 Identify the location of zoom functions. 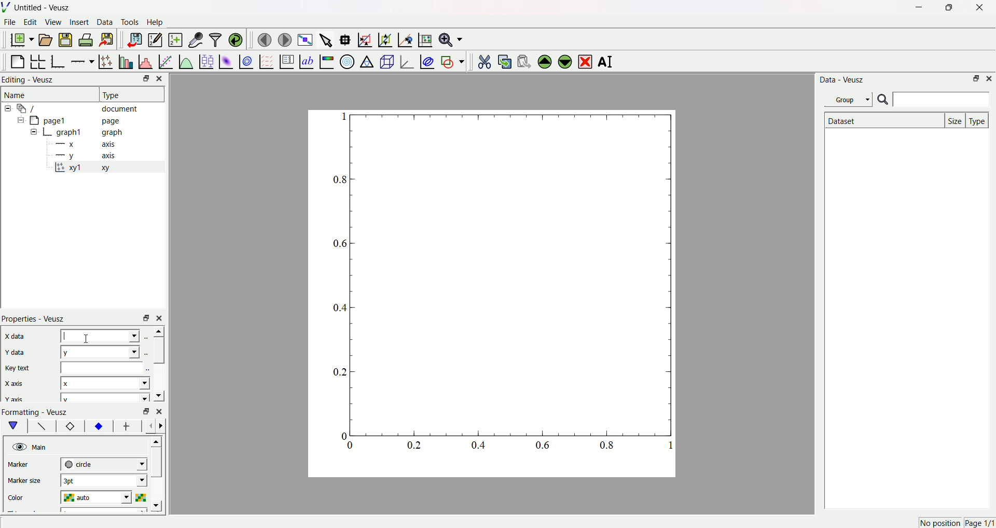
(451, 39).